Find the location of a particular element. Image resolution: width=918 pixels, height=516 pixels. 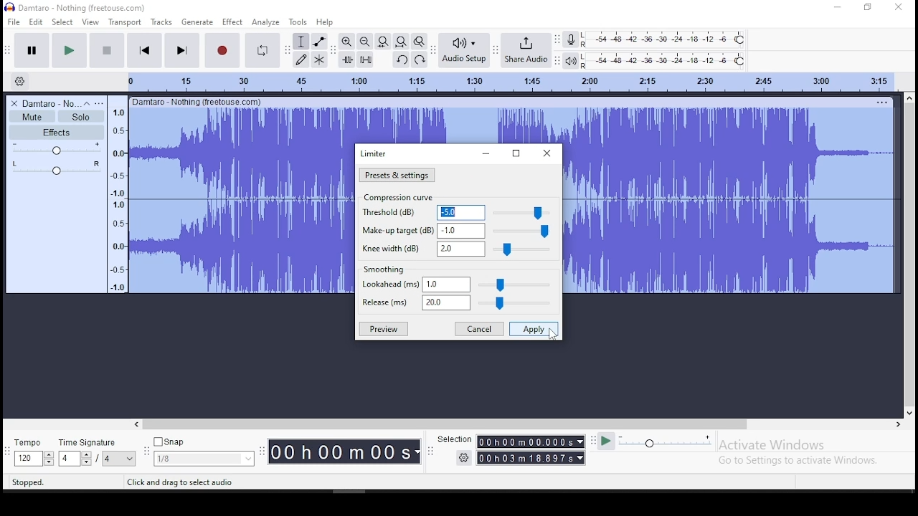

tempo is located at coordinates (32, 451).